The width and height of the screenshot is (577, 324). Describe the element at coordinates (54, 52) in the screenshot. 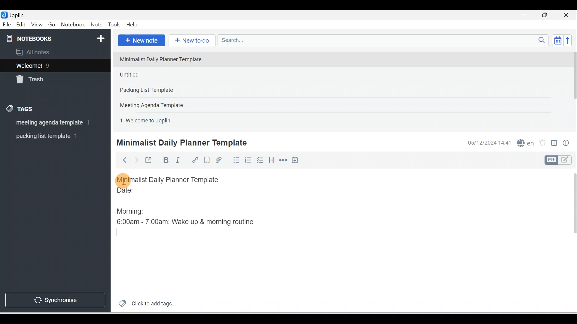

I see `All notes` at that location.